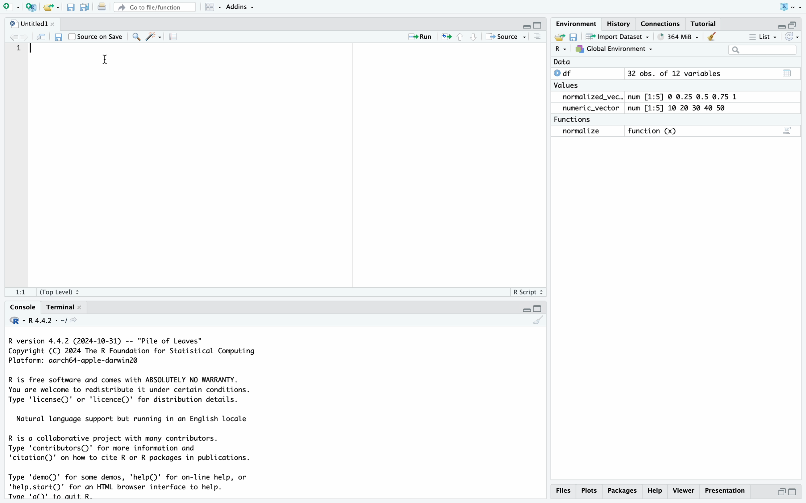 This screenshot has width=806, height=503. I want to click on Save, so click(71, 8).